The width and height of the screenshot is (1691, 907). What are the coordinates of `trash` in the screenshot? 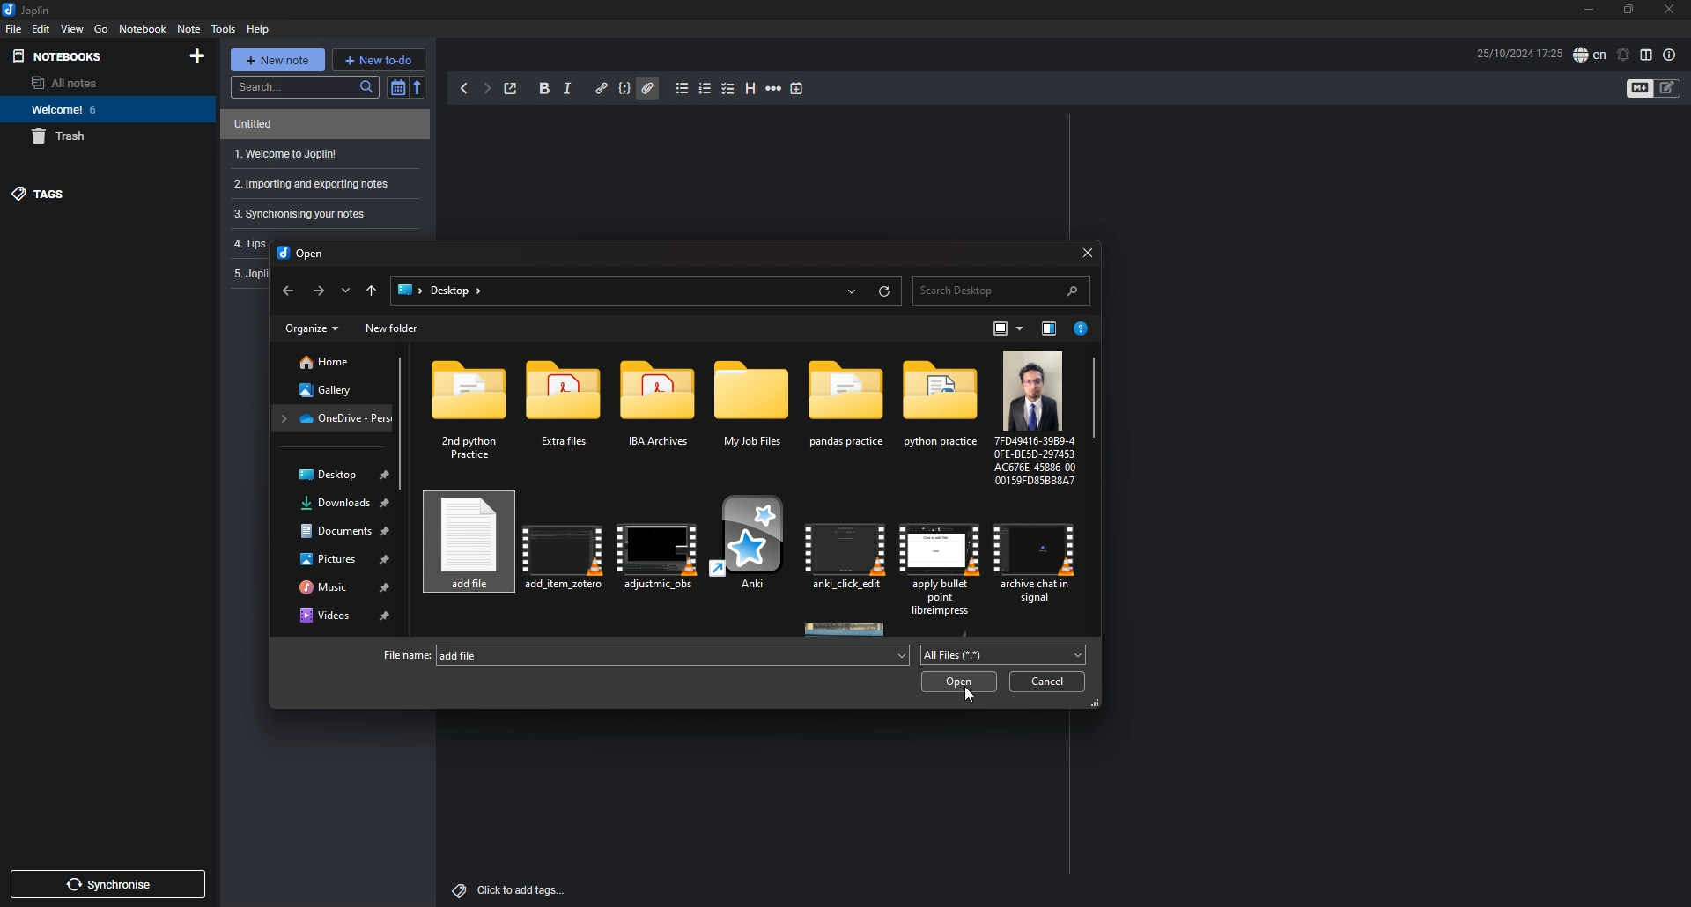 It's located at (98, 137).